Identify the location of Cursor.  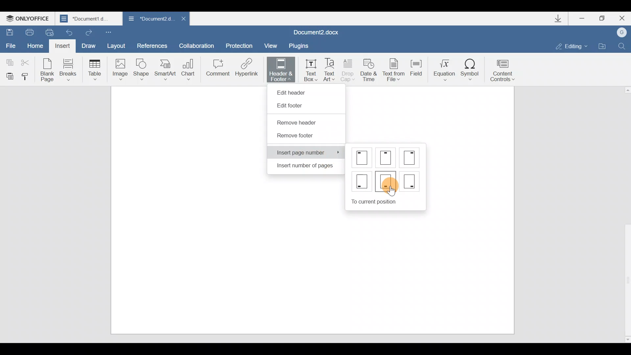
(392, 187).